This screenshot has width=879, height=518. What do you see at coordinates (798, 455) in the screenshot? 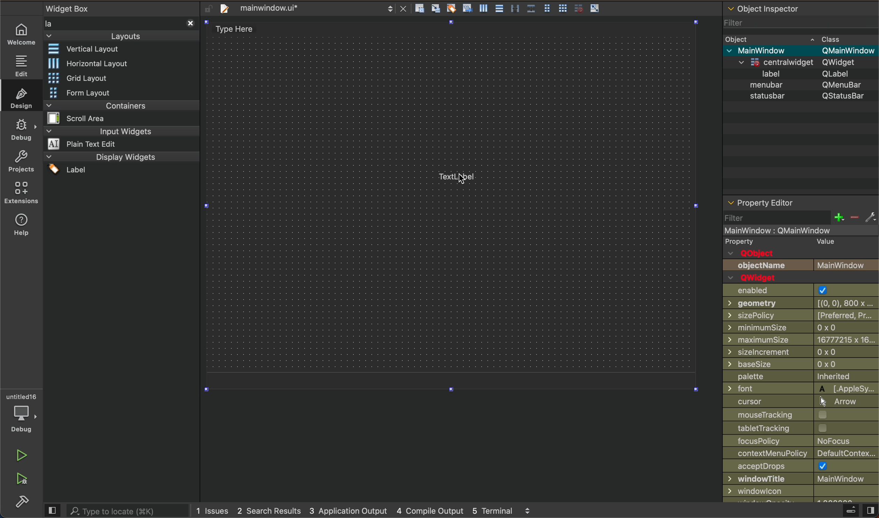
I see `contextual` at bounding box center [798, 455].